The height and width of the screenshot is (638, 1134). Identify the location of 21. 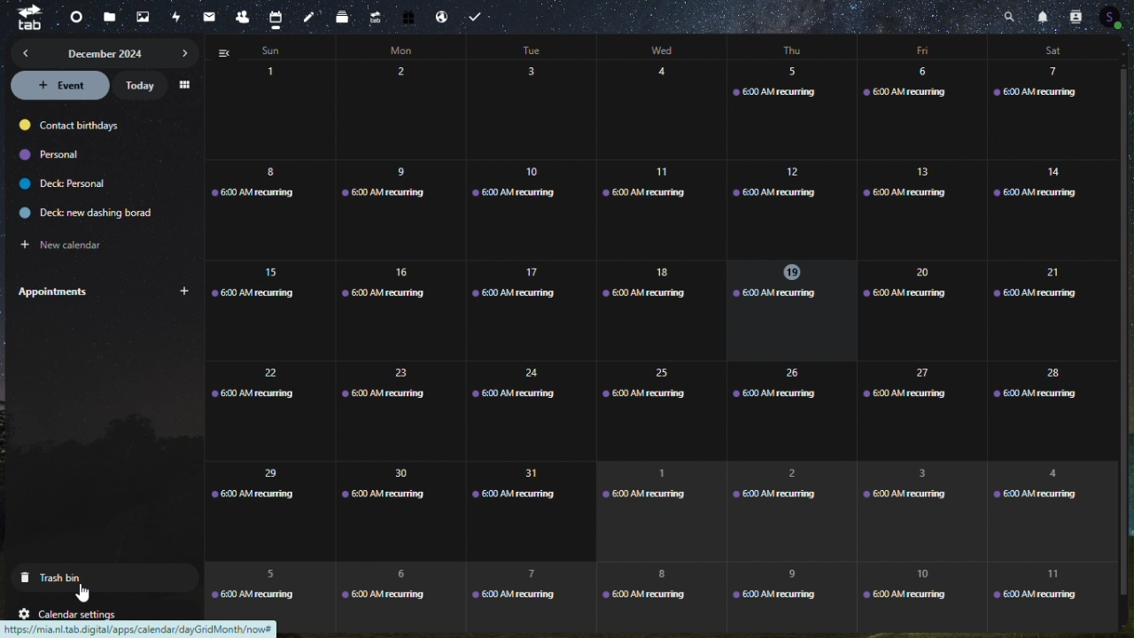
(1040, 307).